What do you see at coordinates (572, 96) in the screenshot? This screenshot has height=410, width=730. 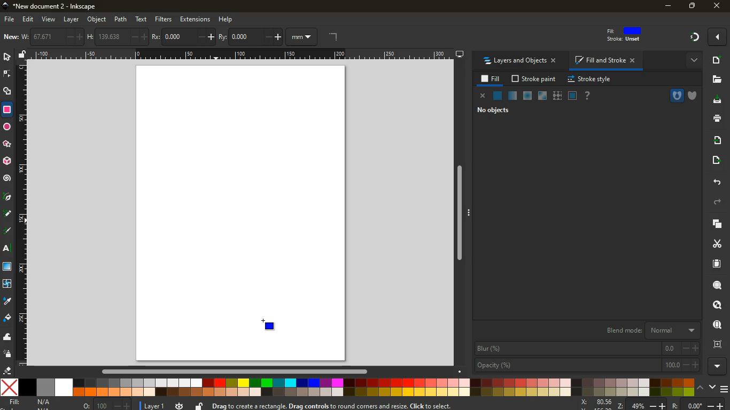 I see `glass` at bounding box center [572, 96].